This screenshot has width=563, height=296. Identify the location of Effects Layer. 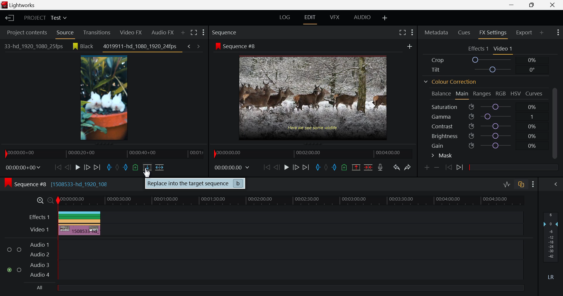
(272, 216).